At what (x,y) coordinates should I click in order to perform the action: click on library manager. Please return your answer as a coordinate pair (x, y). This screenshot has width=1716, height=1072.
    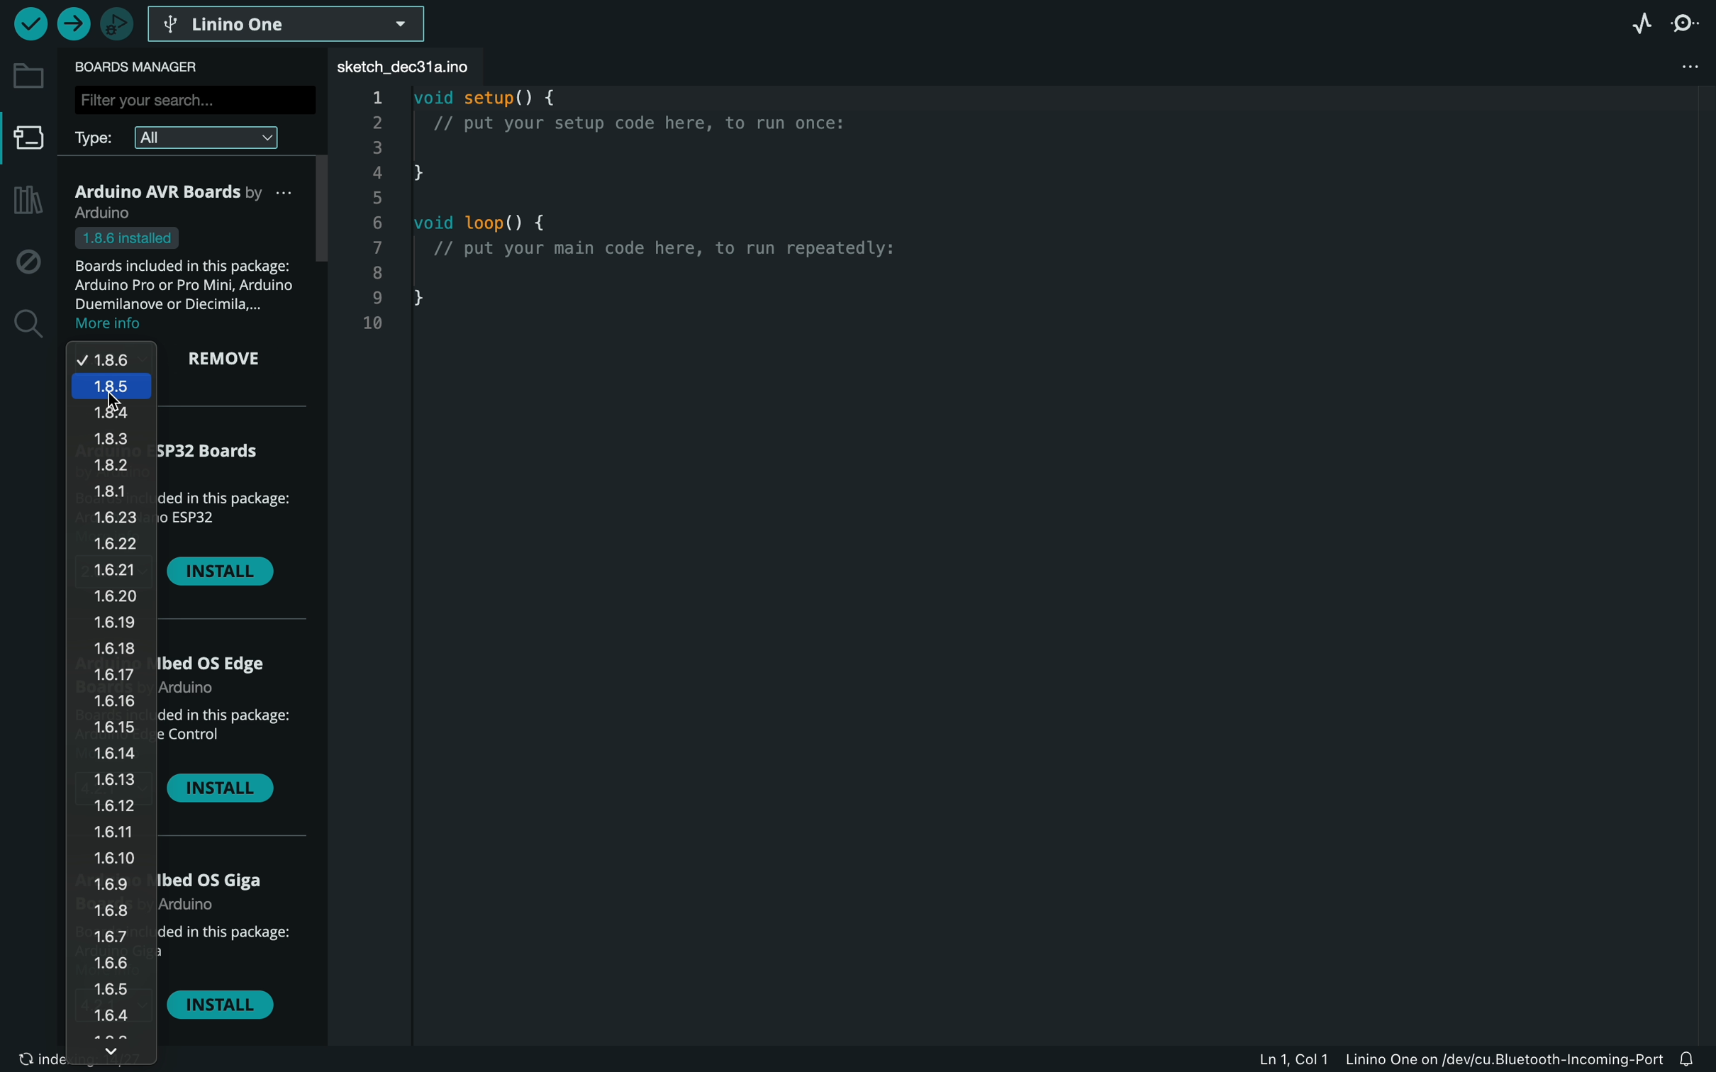
    Looking at the image, I should click on (25, 201).